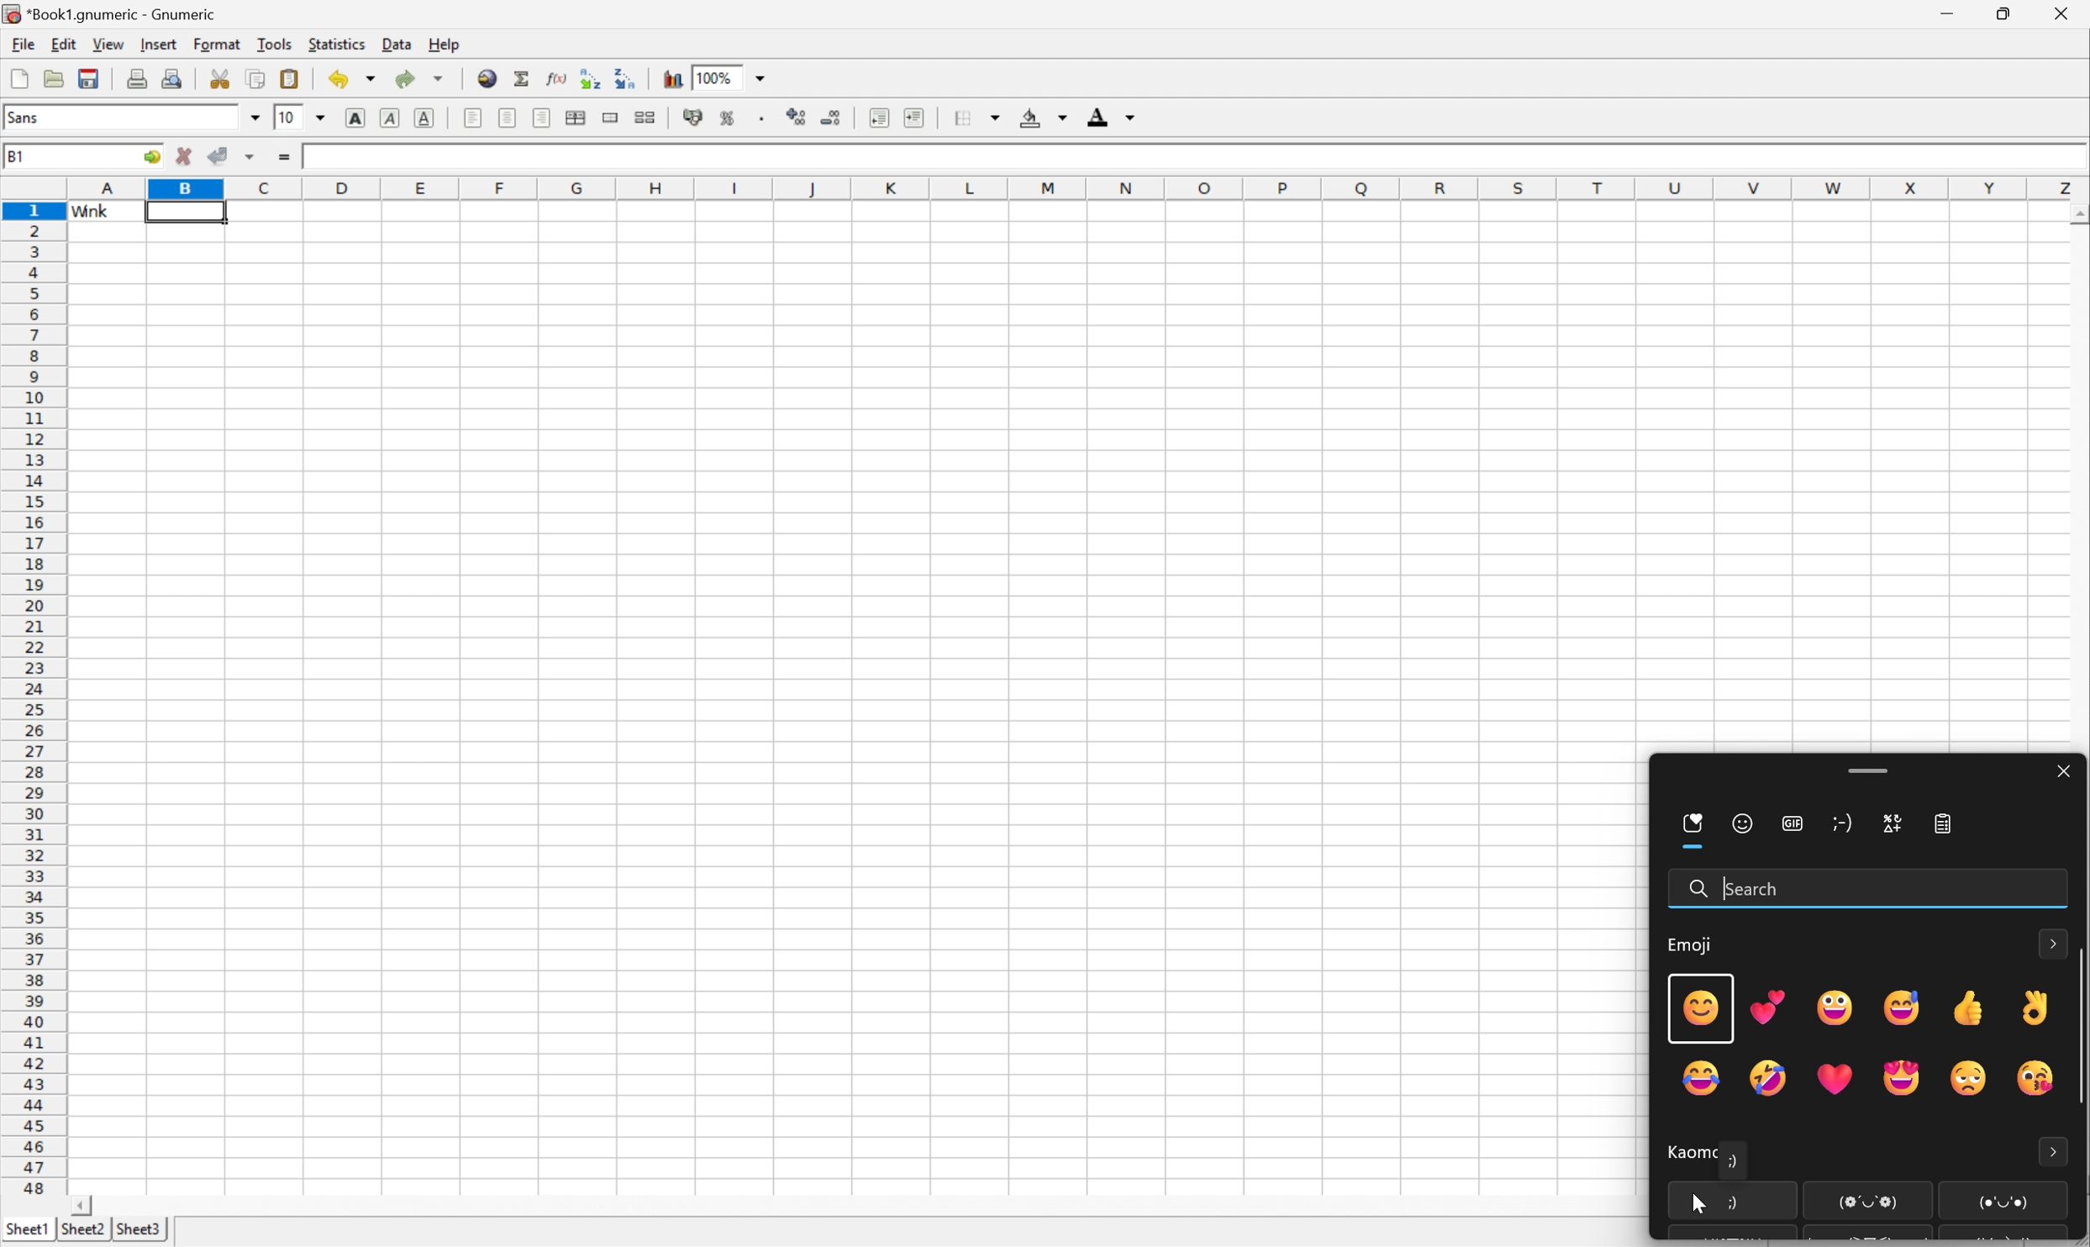  I want to click on drop down, so click(255, 117).